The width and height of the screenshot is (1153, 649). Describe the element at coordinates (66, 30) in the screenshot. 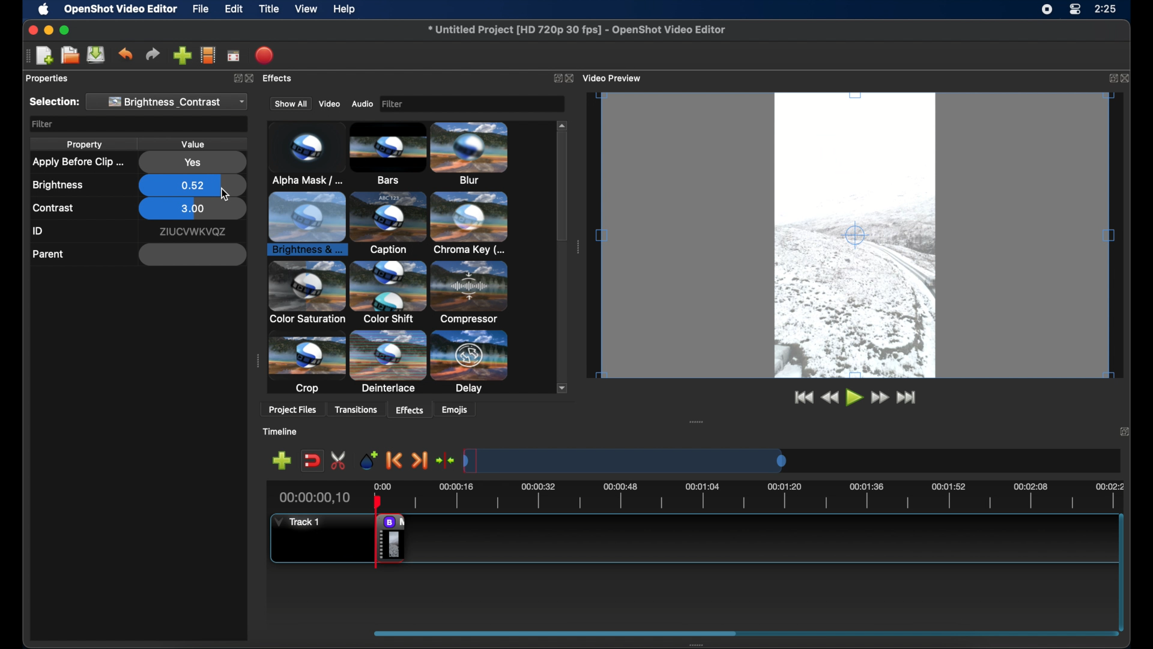

I see `maximize` at that location.